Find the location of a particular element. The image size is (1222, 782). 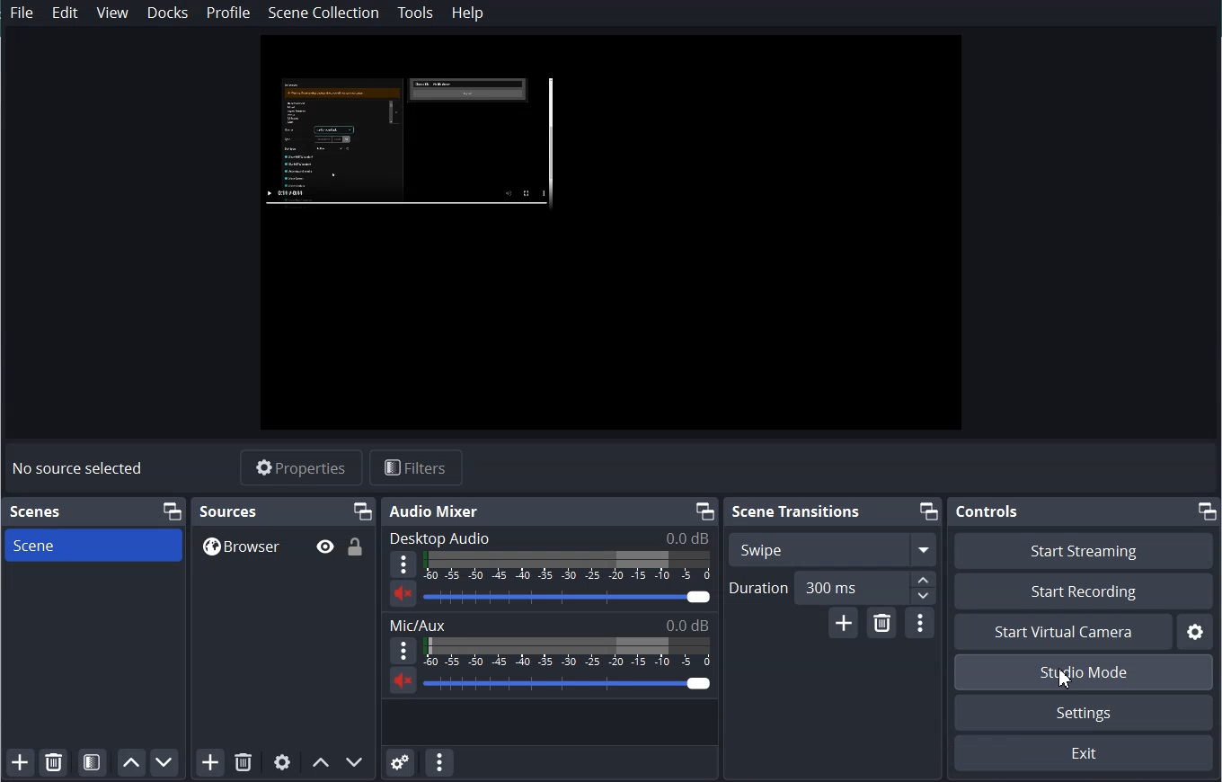

Remove Selected Scene is located at coordinates (54, 761).